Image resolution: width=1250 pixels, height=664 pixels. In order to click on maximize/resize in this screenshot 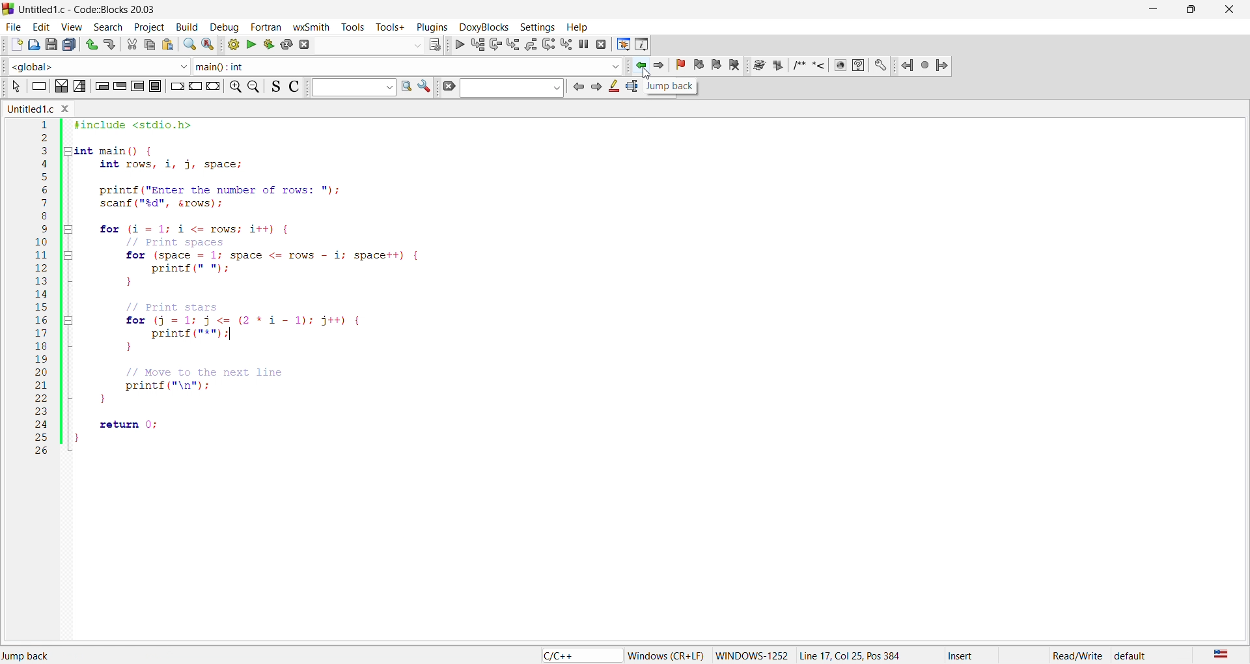, I will do `click(1187, 10)`.